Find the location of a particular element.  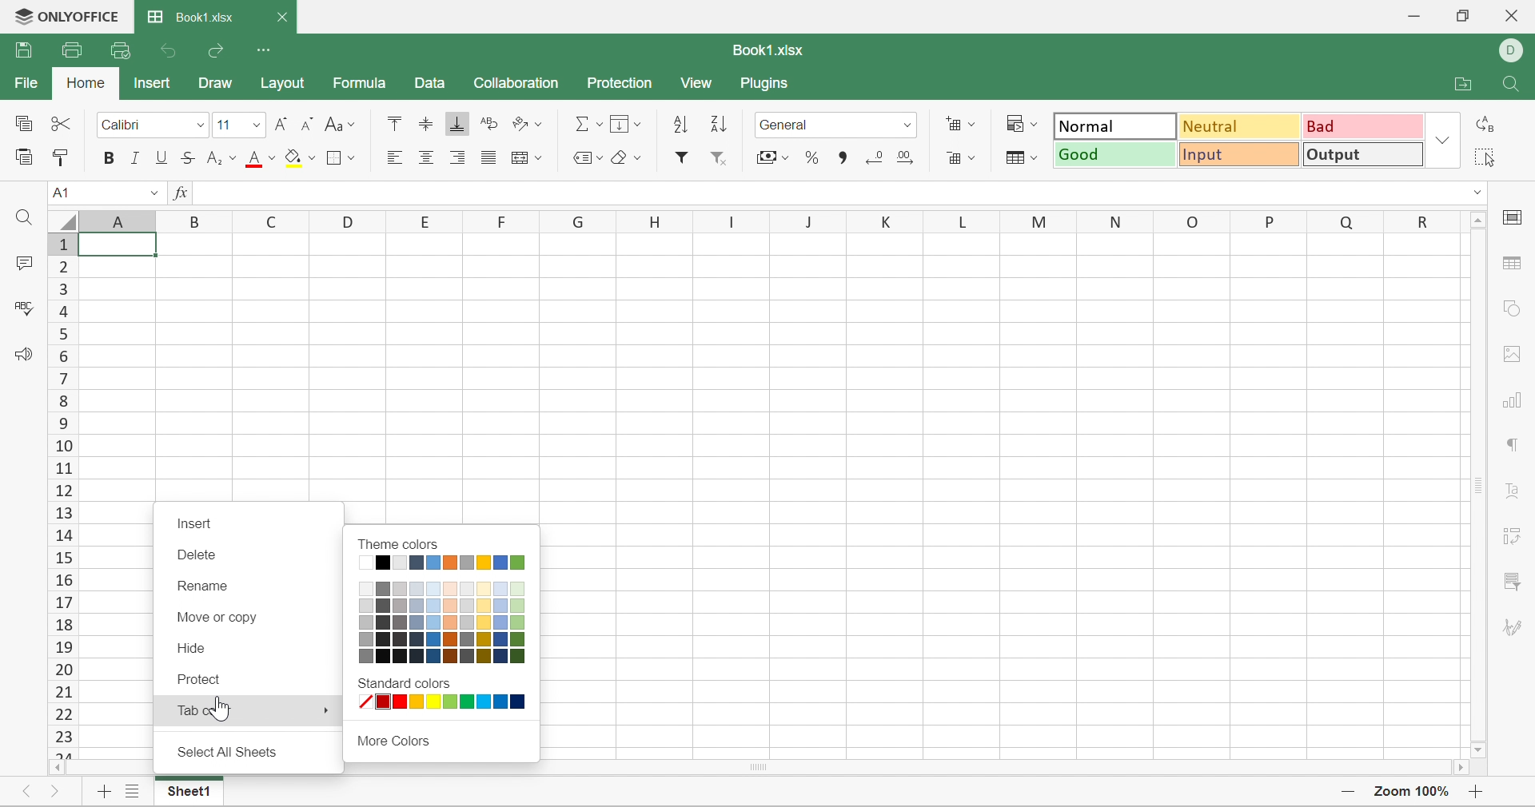

Delete is located at coordinates (195, 559).